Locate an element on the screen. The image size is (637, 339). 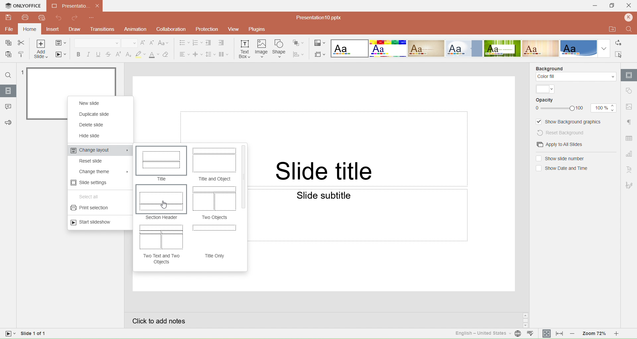
Change slide layout is located at coordinates (62, 43).